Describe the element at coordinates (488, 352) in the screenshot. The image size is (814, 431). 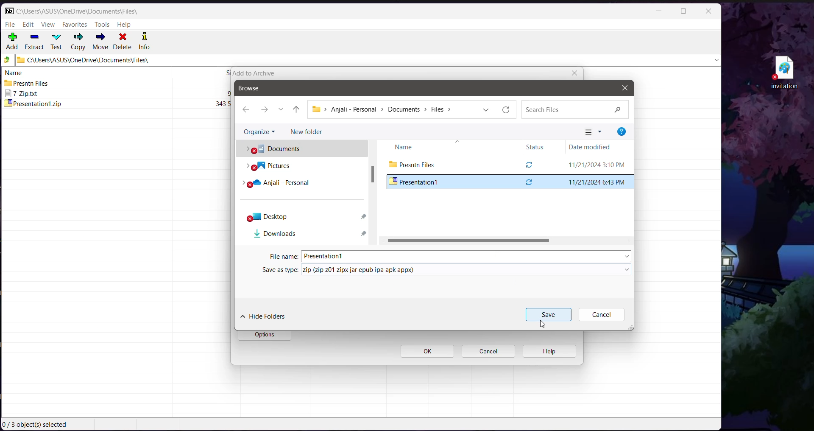
I see `cancel` at that location.